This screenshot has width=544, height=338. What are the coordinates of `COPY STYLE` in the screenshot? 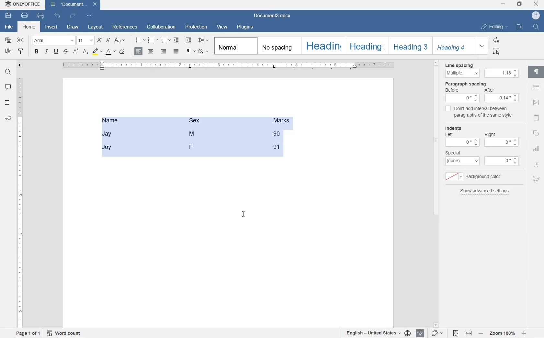 It's located at (122, 52).